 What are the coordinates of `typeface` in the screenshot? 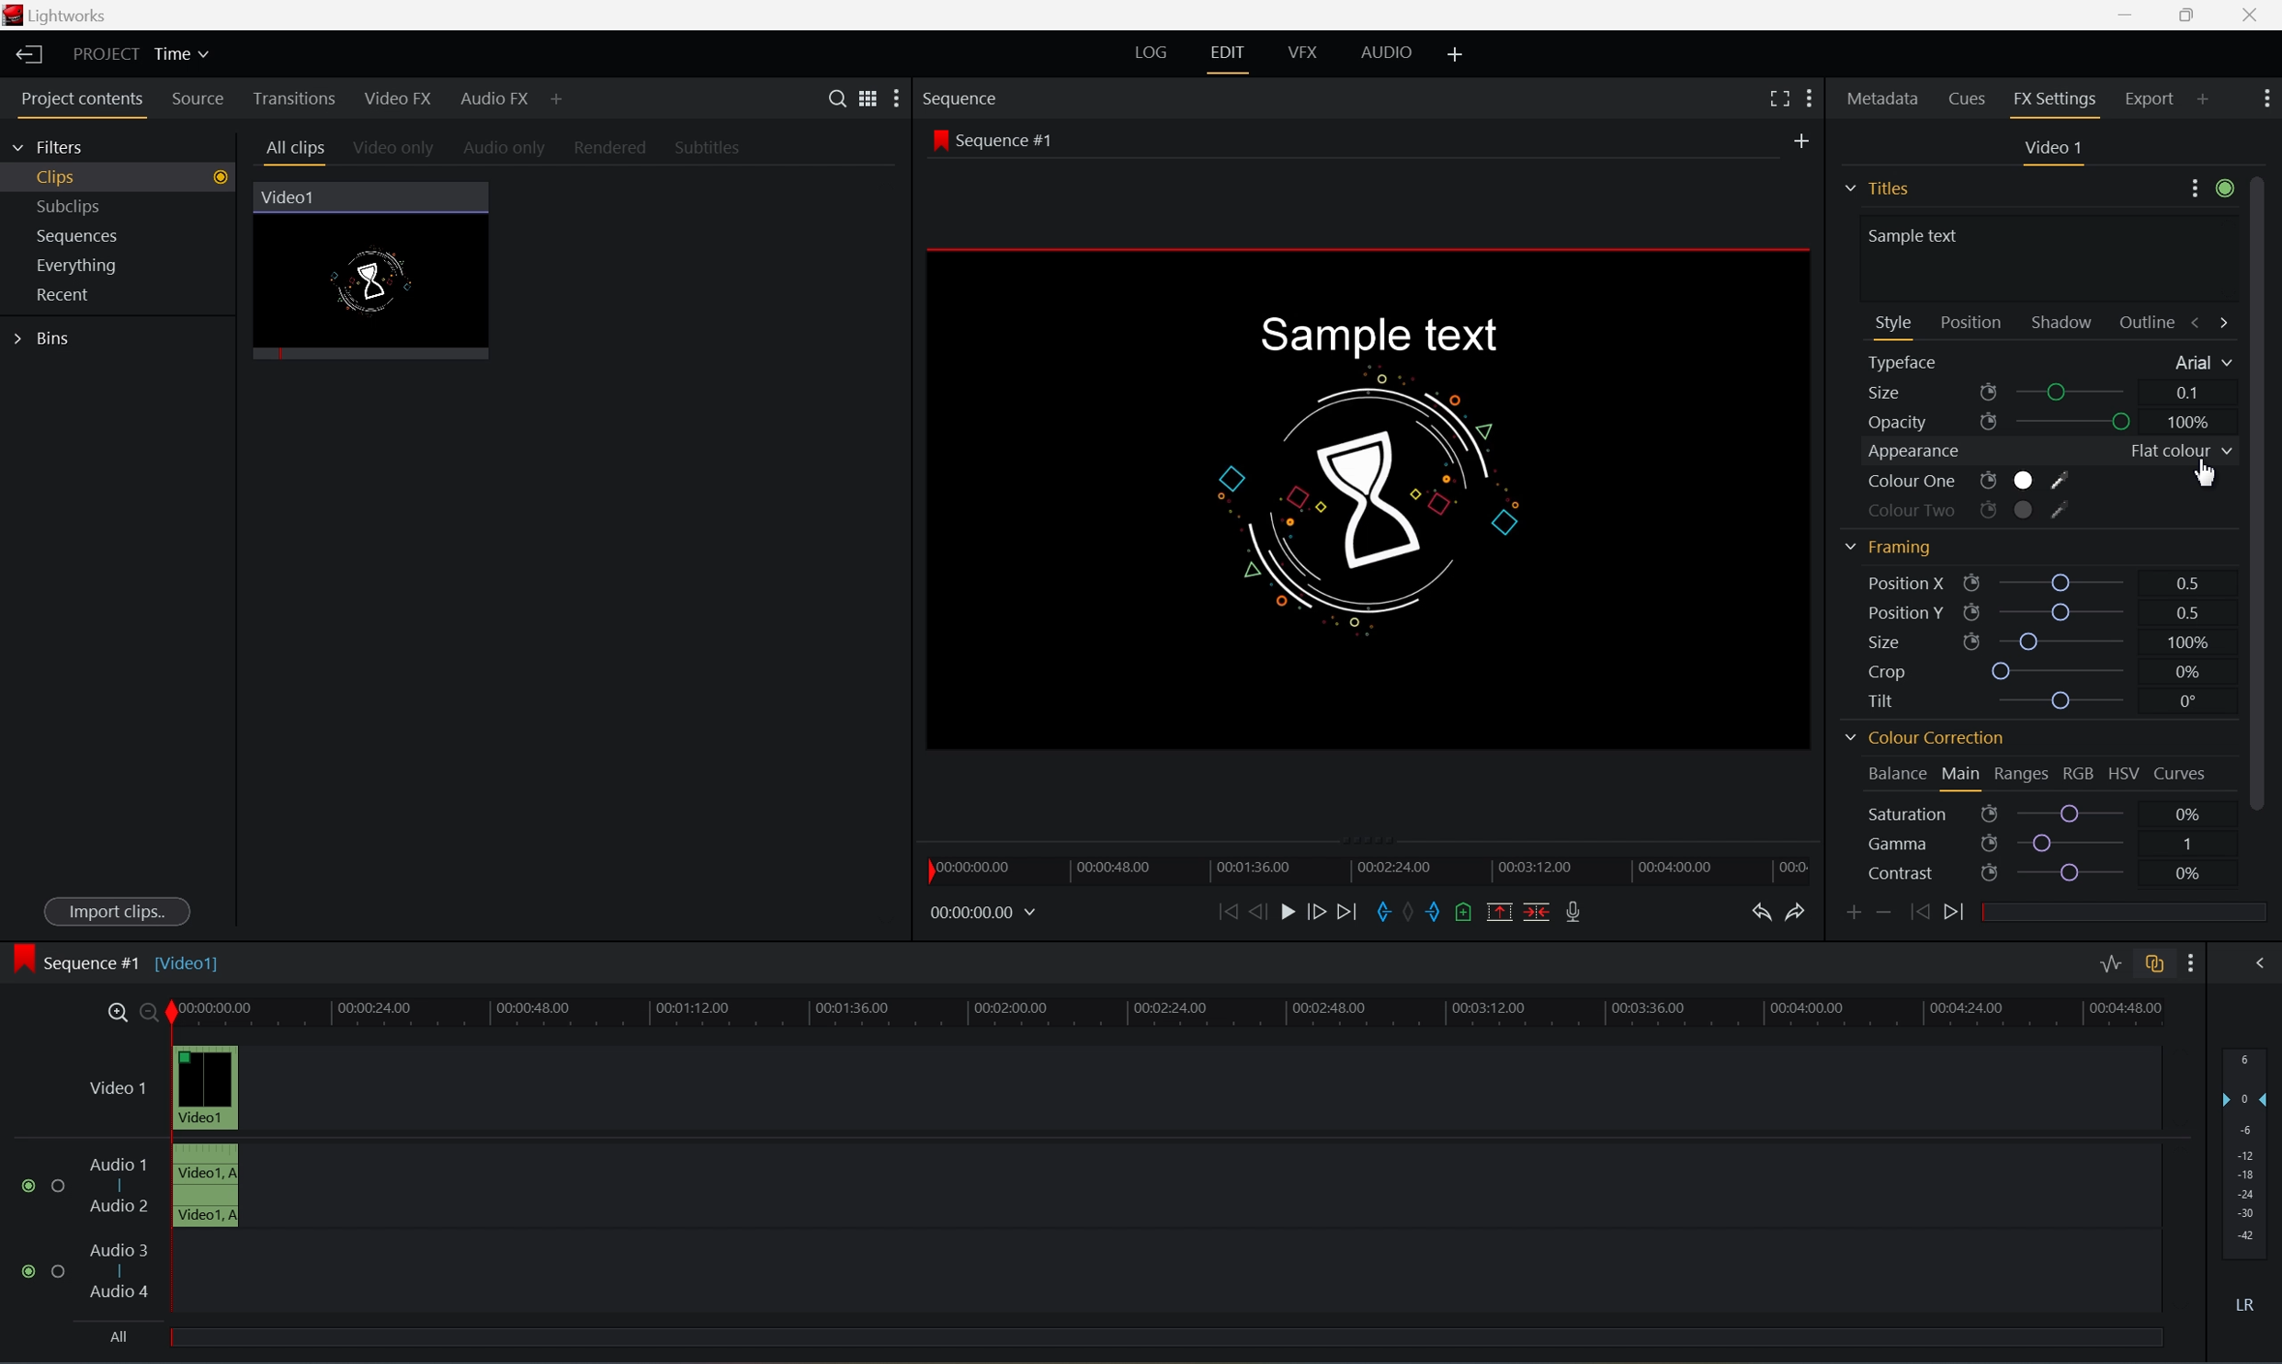 It's located at (1910, 364).